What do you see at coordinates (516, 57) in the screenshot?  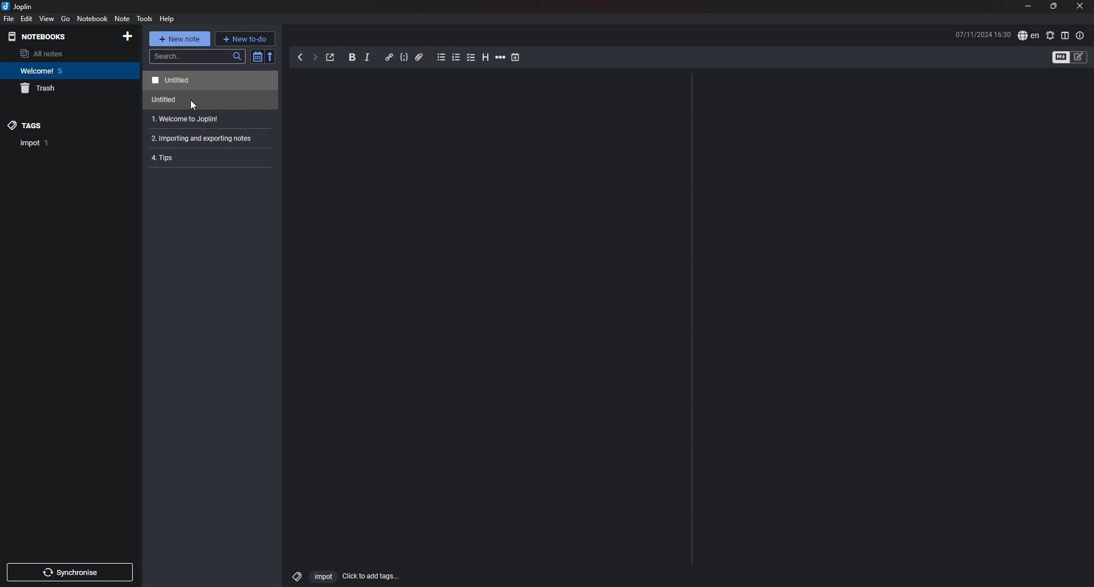 I see `add time` at bounding box center [516, 57].